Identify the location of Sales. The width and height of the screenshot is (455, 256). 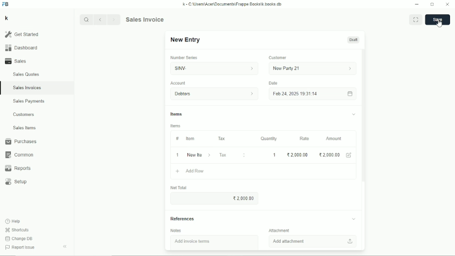
(17, 61).